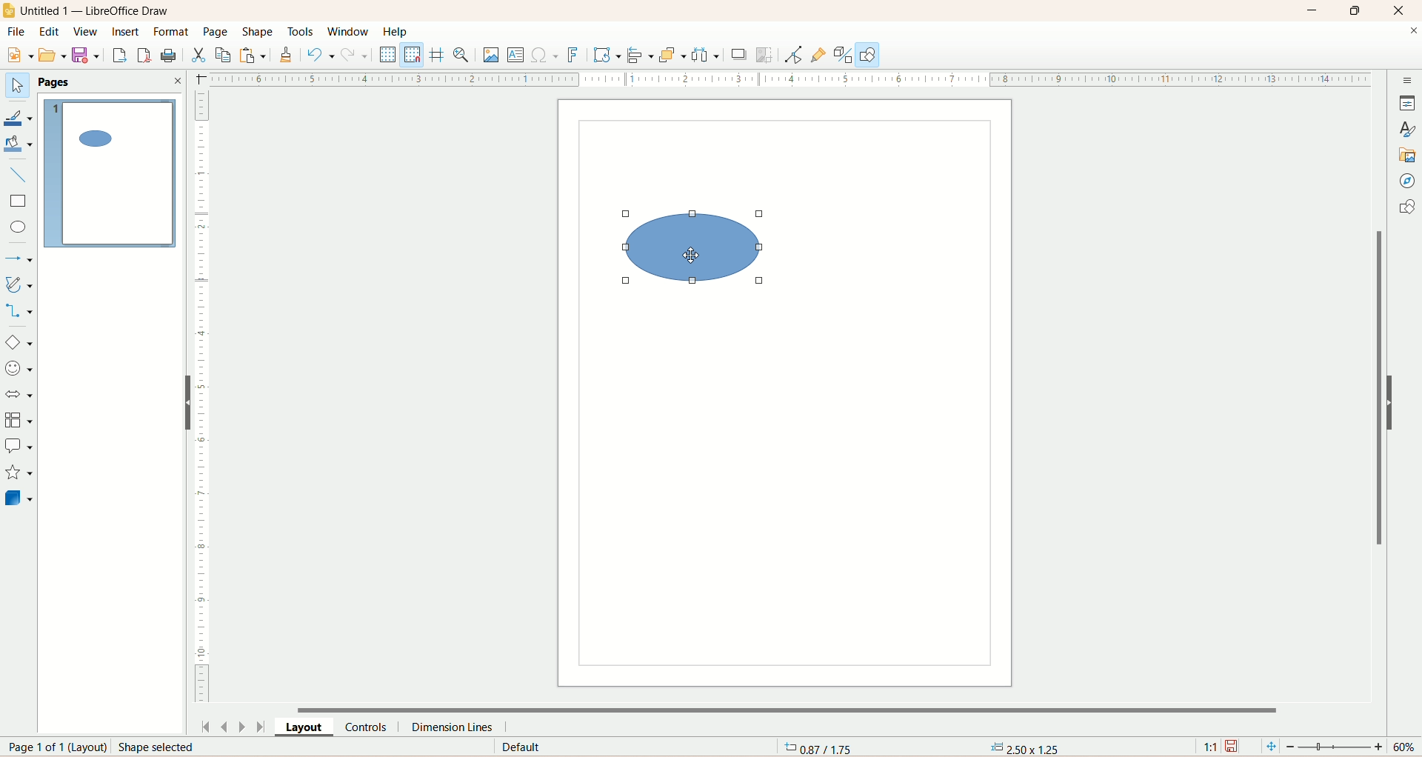 Image resolution: width=1422 pixels, height=757 pixels. Describe the element at coordinates (174, 56) in the screenshot. I see `print` at that location.